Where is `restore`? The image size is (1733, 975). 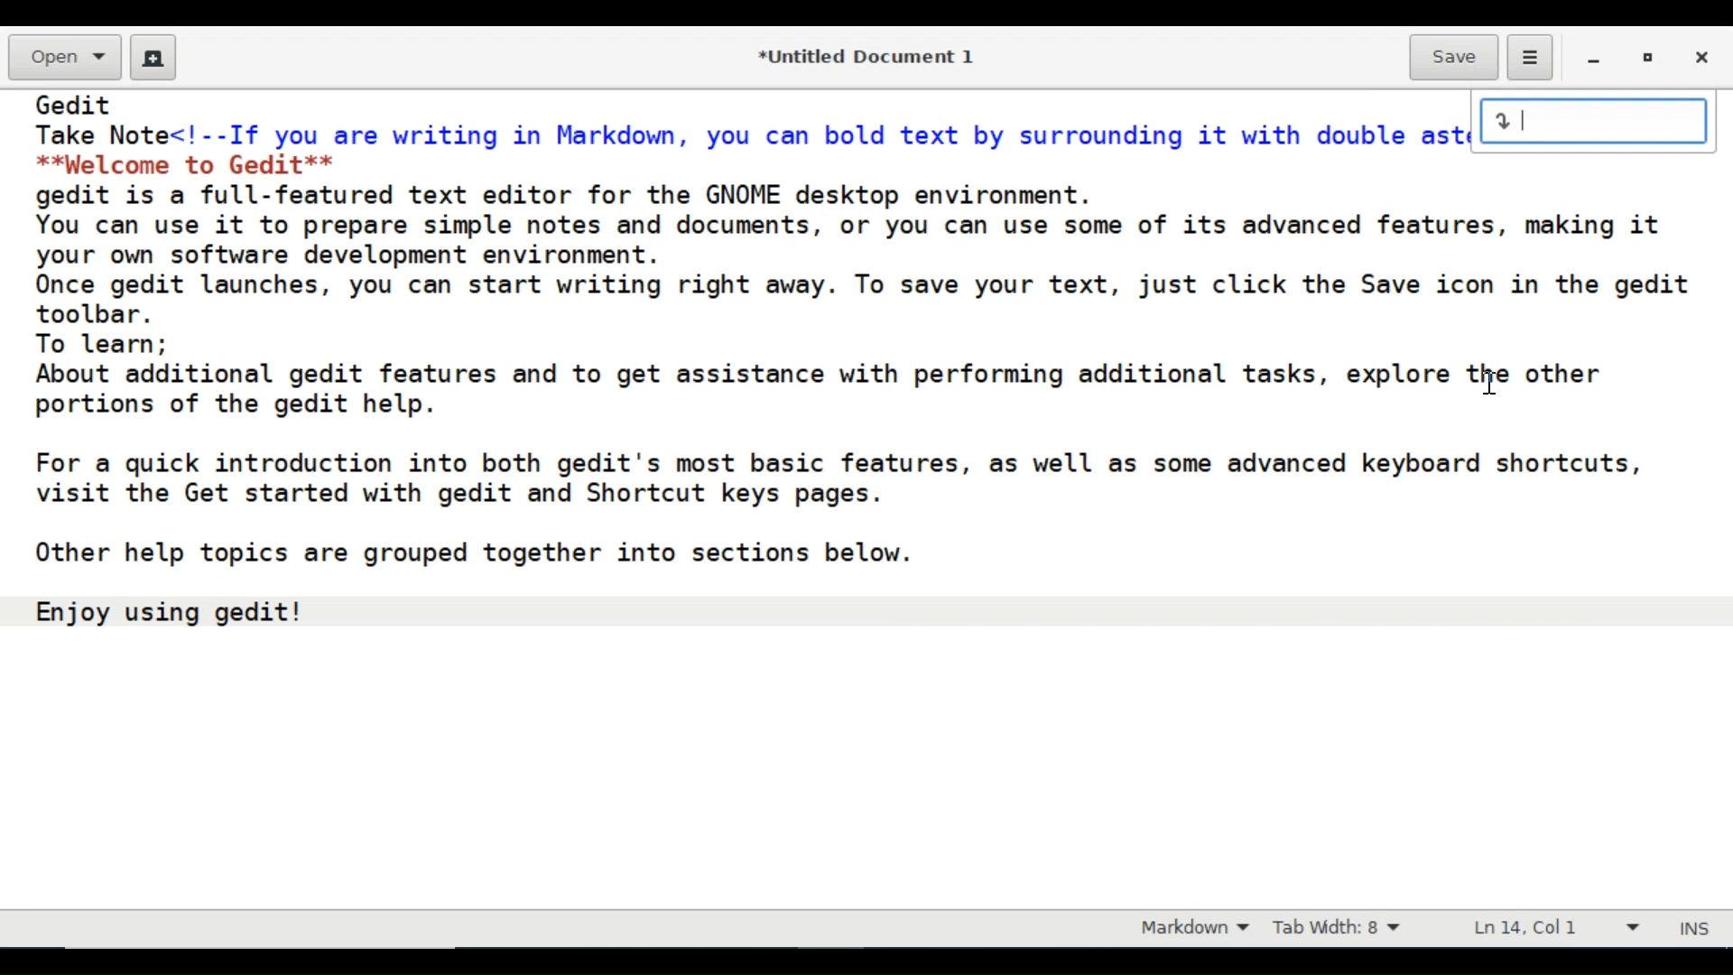 restore is located at coordinates (1650, 60).